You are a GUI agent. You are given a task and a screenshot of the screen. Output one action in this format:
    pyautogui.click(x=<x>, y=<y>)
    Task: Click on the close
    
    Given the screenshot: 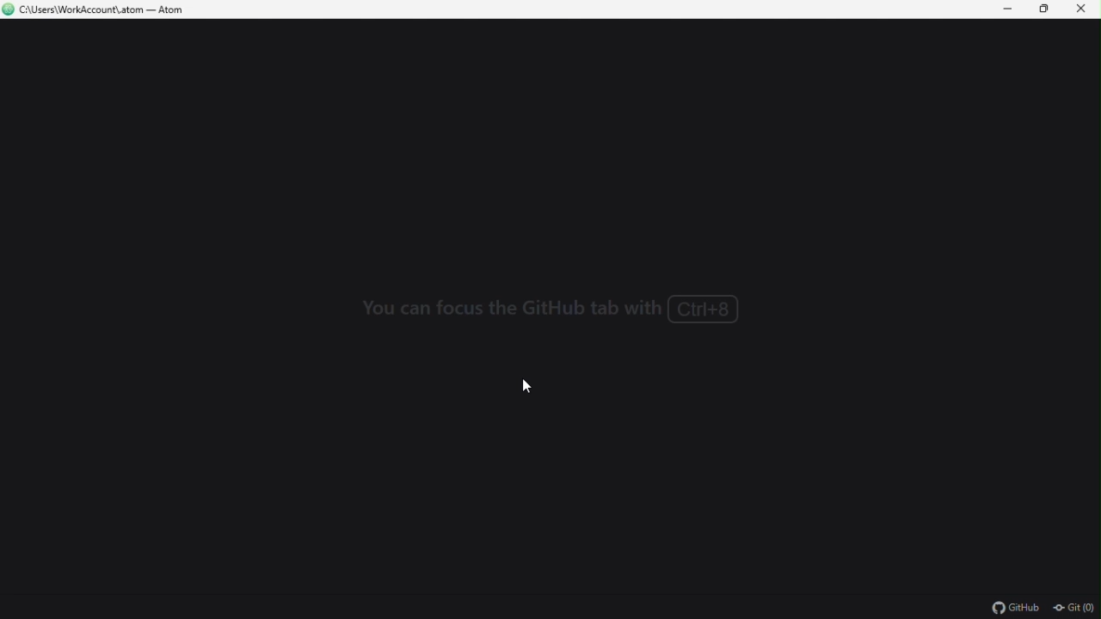 What is the action you would take?
    pyautogui.click(x=1082, y=9)
    